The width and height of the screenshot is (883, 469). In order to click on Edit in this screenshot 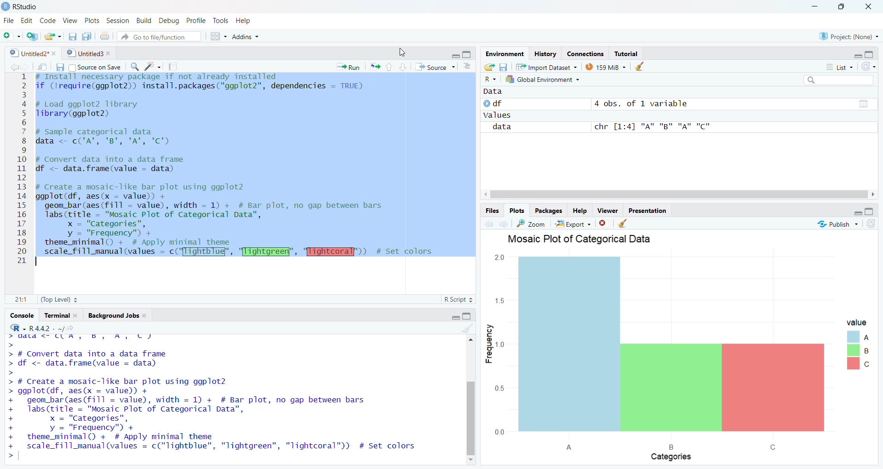, I will do `click(28, 21)`.